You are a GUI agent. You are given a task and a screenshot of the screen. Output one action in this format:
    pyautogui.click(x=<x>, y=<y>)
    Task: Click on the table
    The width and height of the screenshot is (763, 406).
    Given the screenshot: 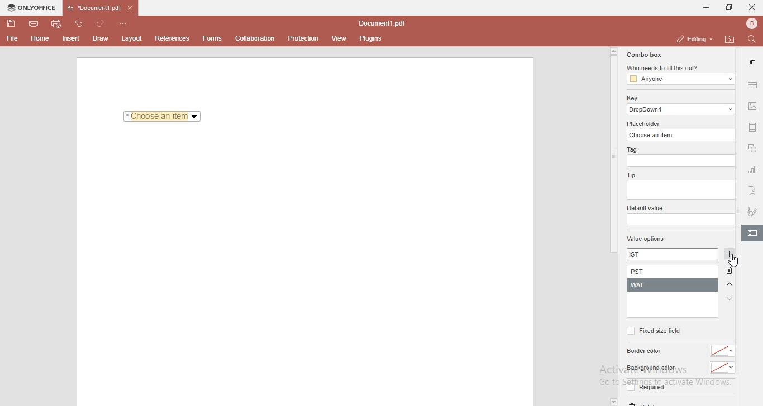 What is the action you would take?
    pyautogui.click(x=752, y=85)
    